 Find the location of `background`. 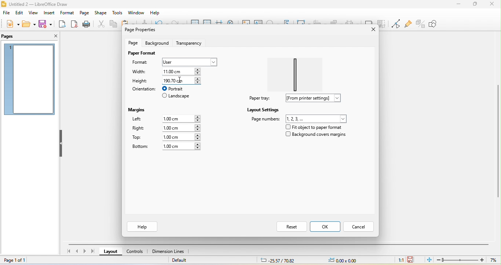

background is located at coordinates (157, 43).